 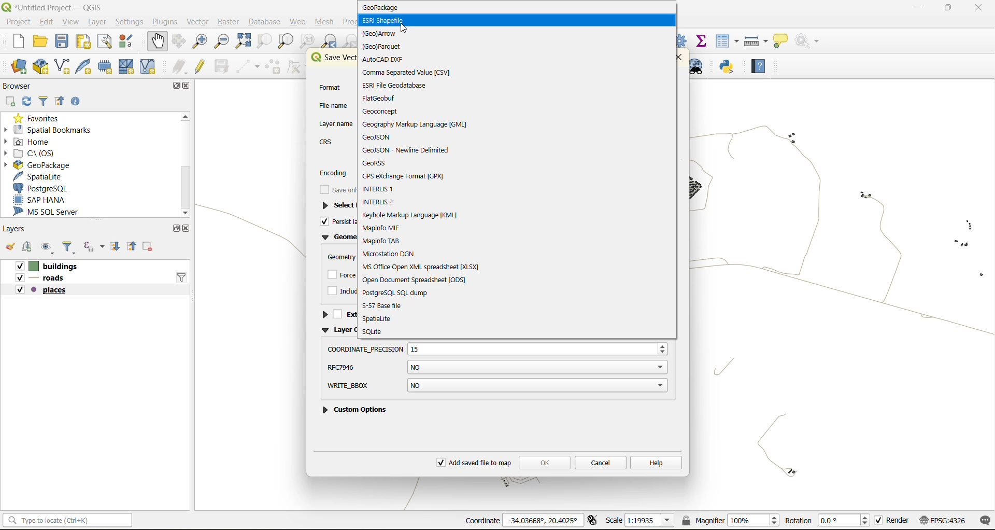 What do you see at coordinates (730, 68) in the screenshot?
I see `python` at bounding box center [730, 68].